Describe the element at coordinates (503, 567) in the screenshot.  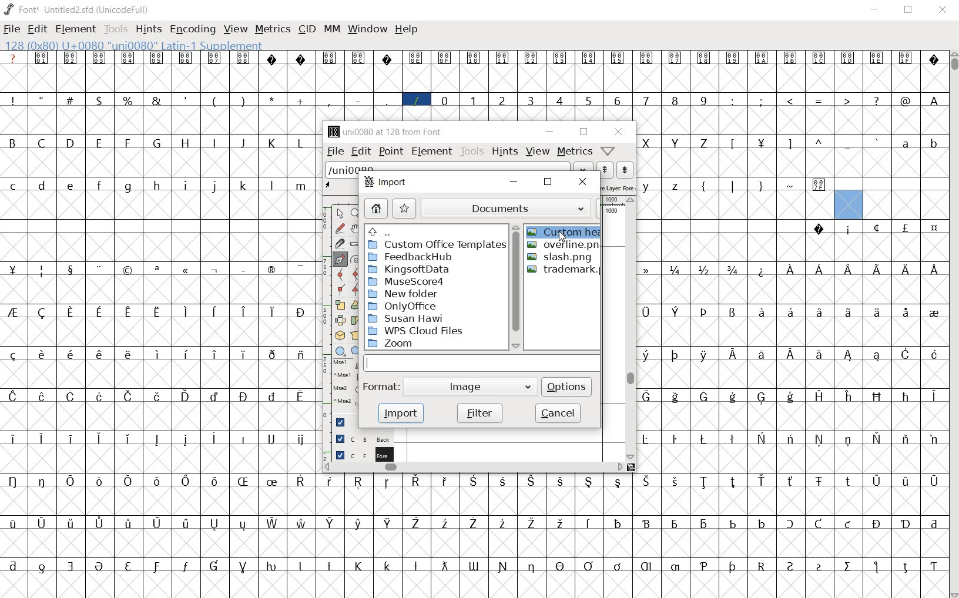
I see `glyph` at that location.